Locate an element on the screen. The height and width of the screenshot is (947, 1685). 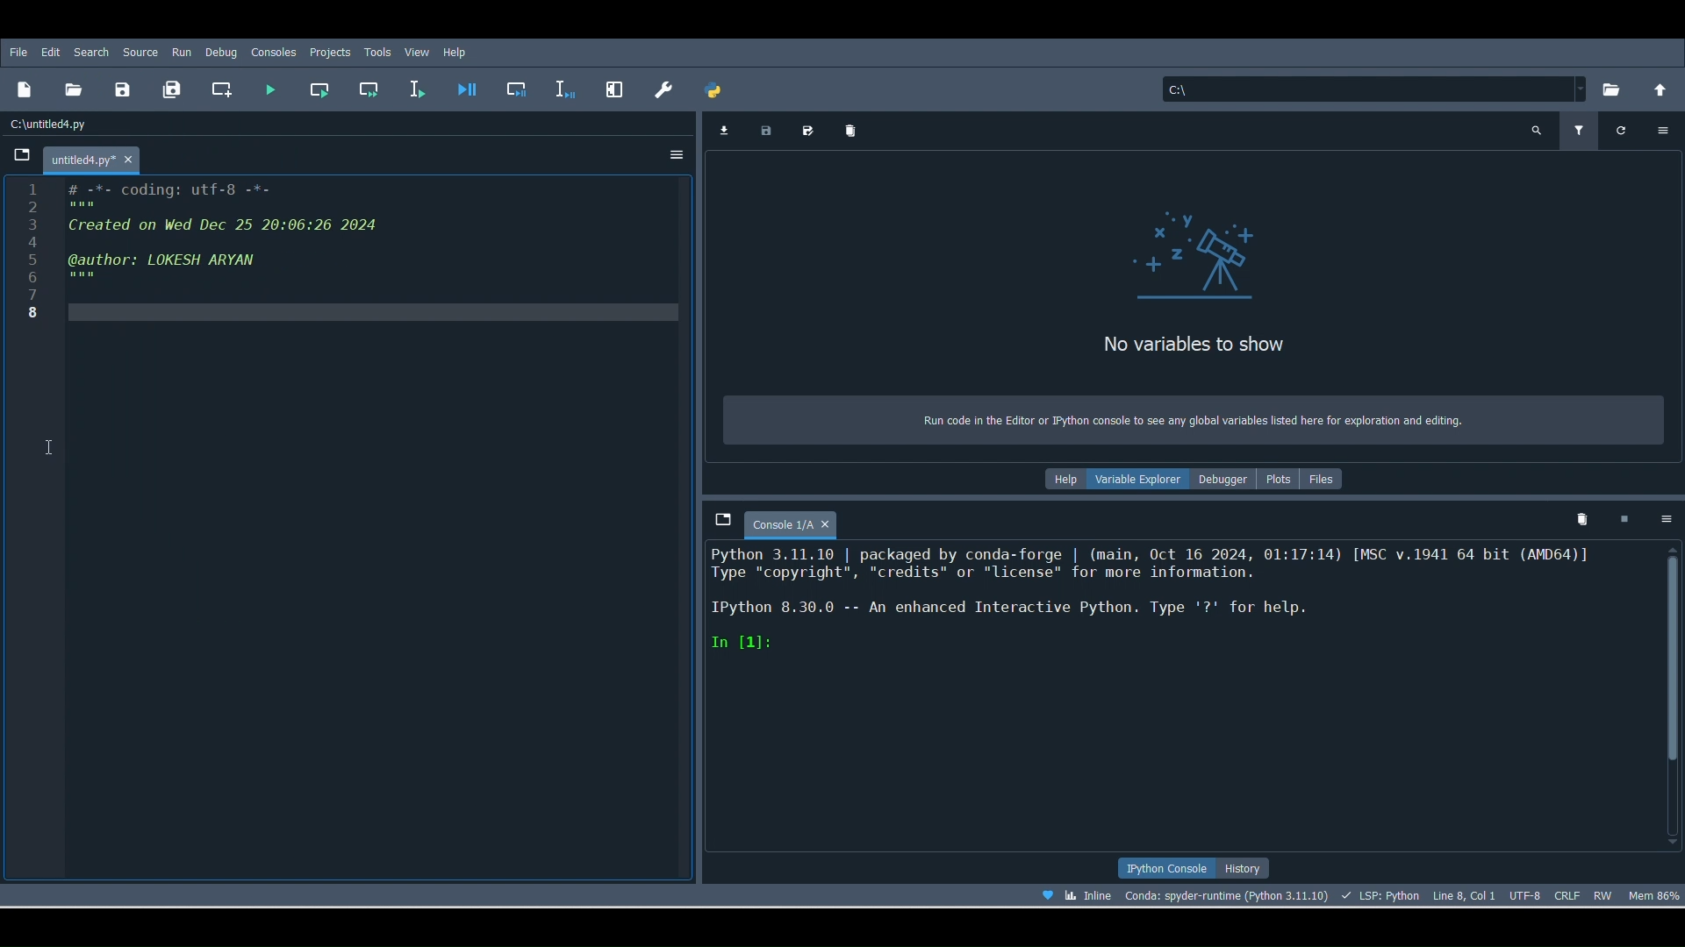
Remove all variables is located at coordinates (857, 125).